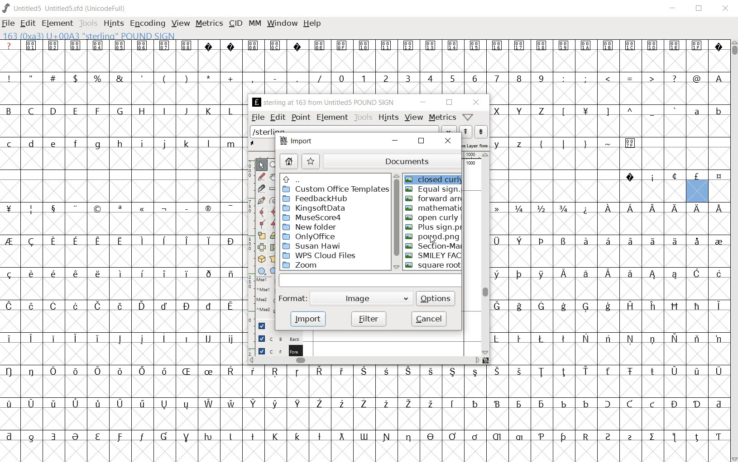 The width and height of the screenshot is (738, 462). What do you see at coordinates (540, 207) in the screenshot?
I see `1/2` at bounding box center [540, 207].